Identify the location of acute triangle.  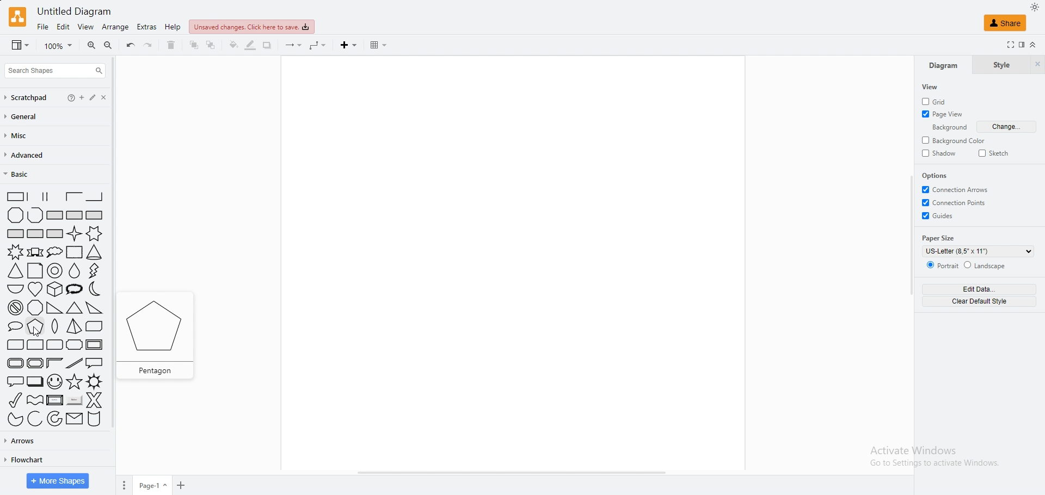
(75, 308).